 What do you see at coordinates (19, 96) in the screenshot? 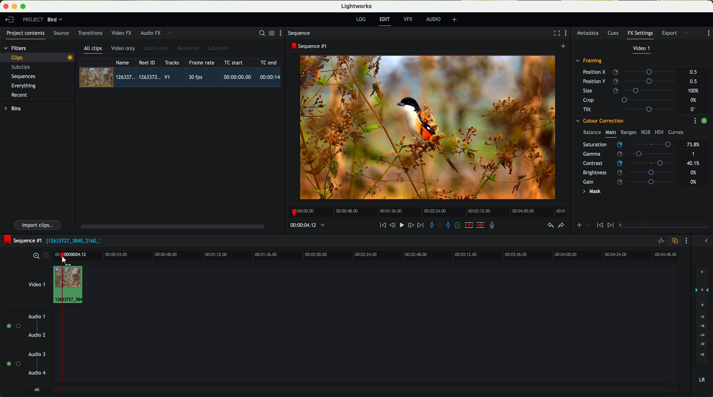
I see `recent` at bounding box center [19, 96].